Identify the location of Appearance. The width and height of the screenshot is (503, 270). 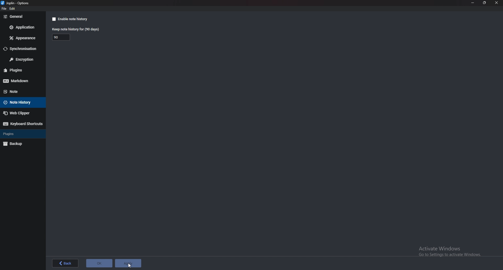
(23, 38).